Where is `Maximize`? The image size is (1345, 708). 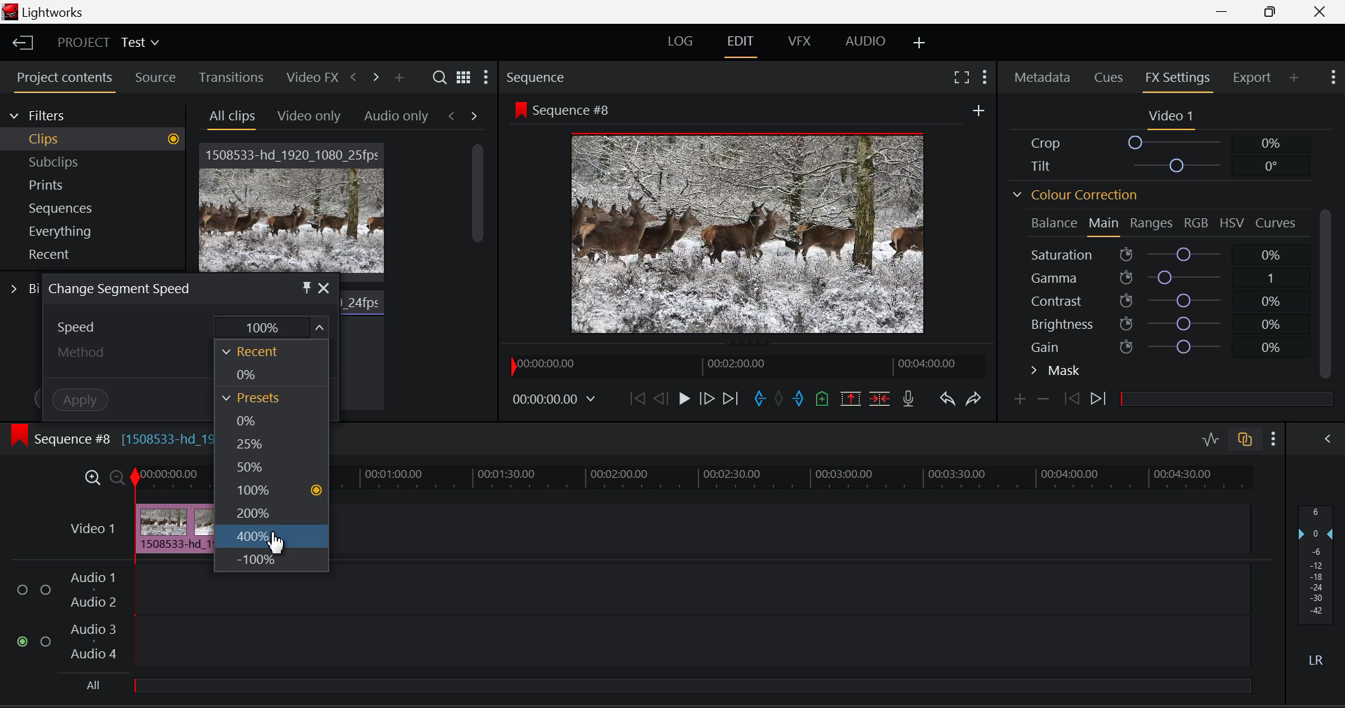
Maximize is located at coordinates (92, 479).